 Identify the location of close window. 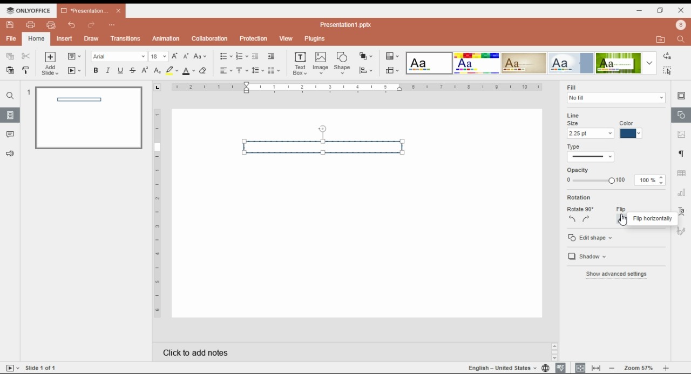
(680, 10).